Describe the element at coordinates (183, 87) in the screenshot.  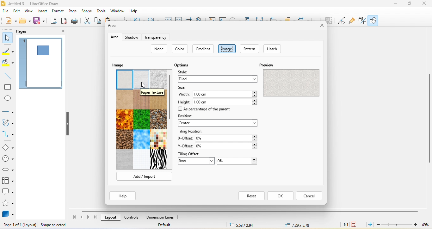
I see `size` at that location.